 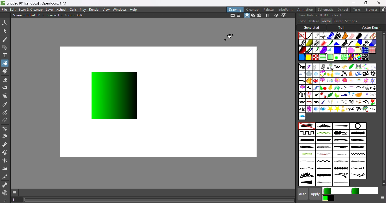 What do you see at coordinates (365, 88) in the screenshot?
I see `hedge` at bounding box center [365, 88].